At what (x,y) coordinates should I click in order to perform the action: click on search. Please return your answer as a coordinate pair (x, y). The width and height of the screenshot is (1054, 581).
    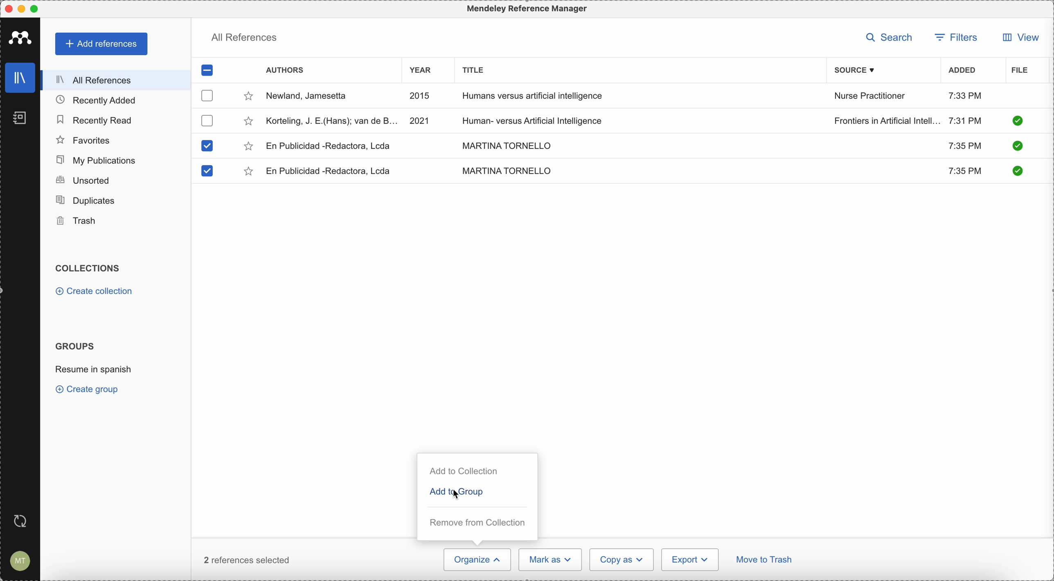
    Looking at the image, I should click on (892, 38).